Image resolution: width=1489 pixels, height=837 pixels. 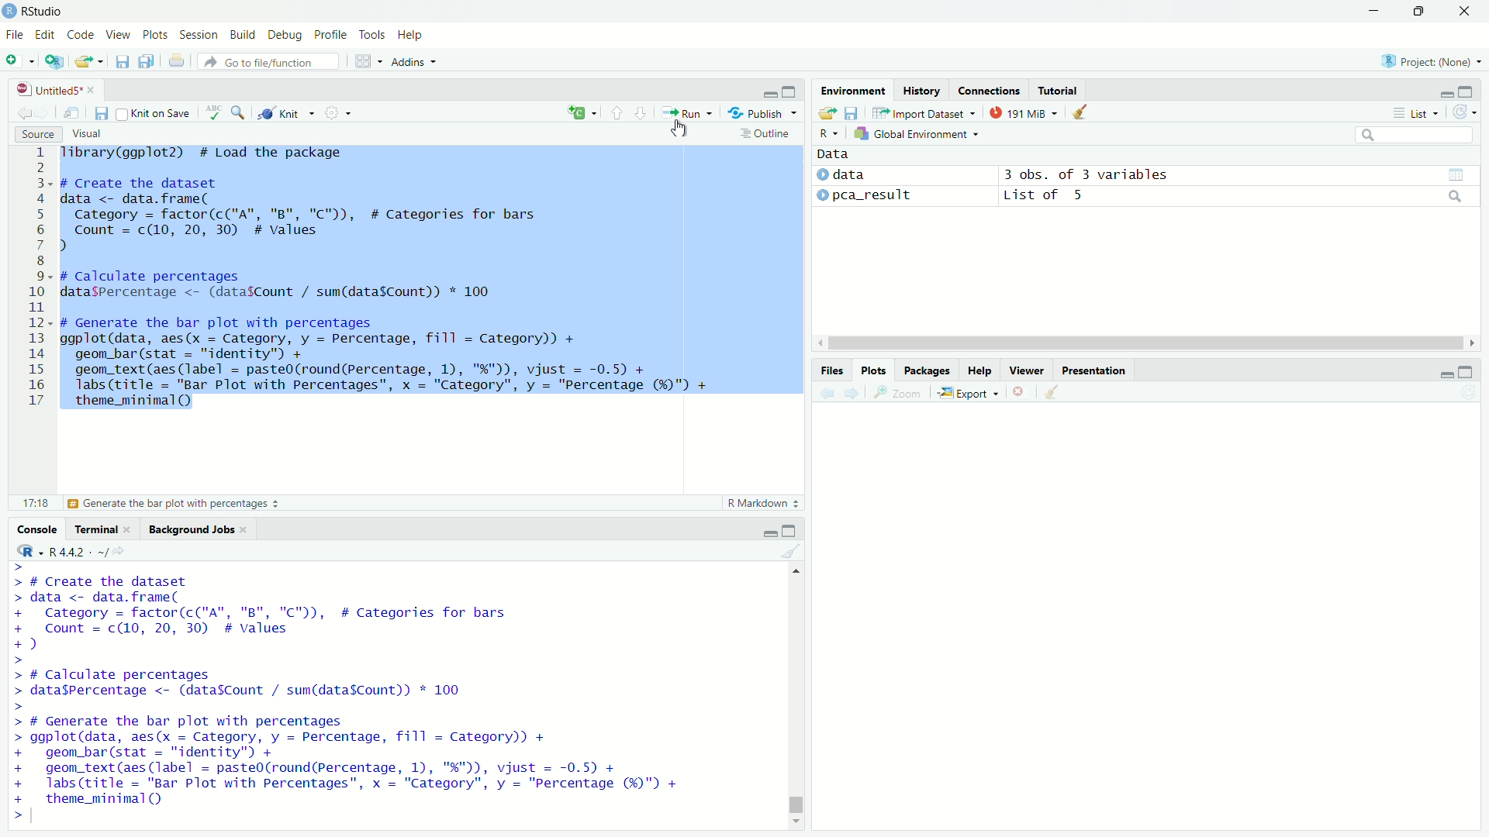 I want to click on session, so click(x=202, y=36).